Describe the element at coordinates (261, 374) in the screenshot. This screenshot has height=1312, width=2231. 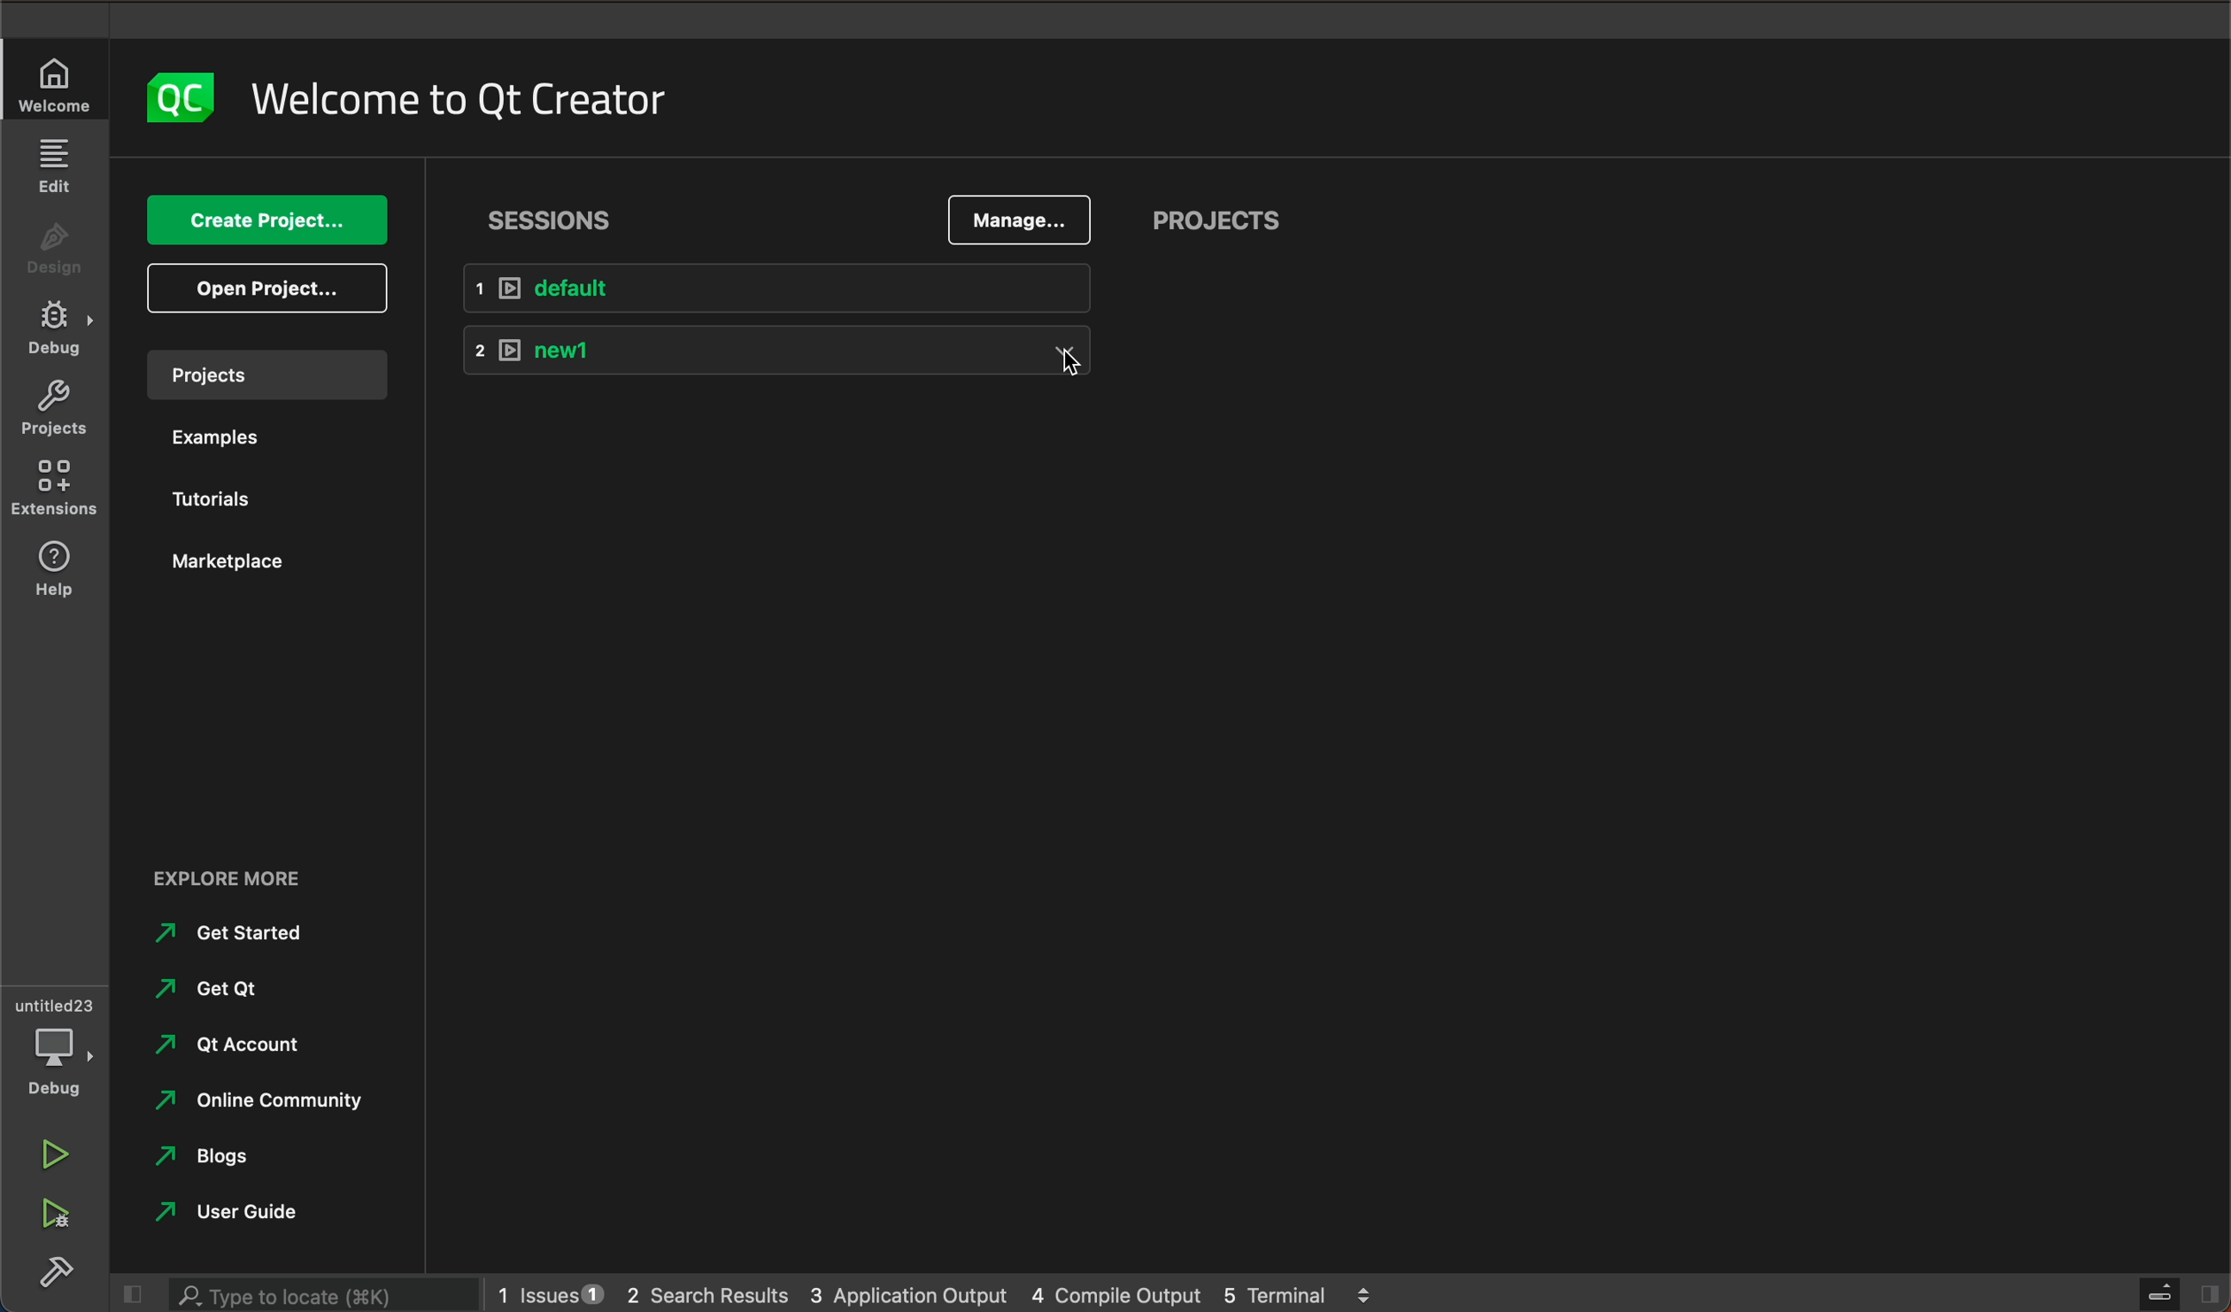
I see `projects` at that location.